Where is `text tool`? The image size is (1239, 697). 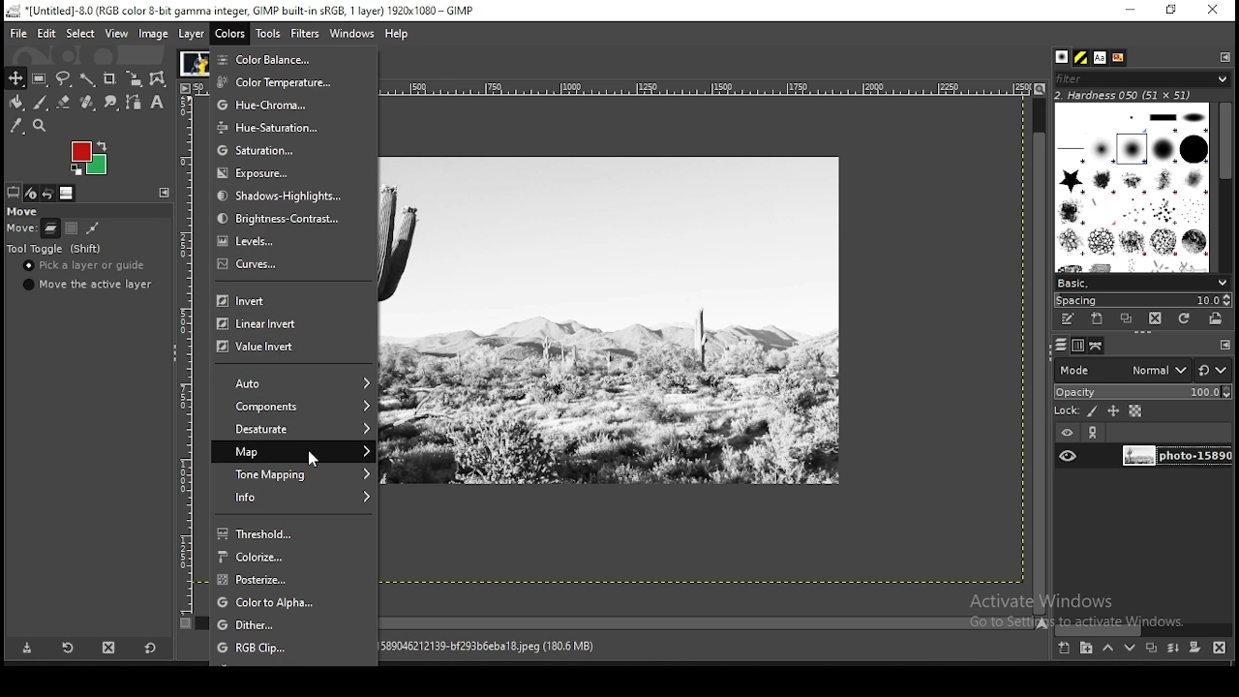 text tool is located at coordinates (159, 103).